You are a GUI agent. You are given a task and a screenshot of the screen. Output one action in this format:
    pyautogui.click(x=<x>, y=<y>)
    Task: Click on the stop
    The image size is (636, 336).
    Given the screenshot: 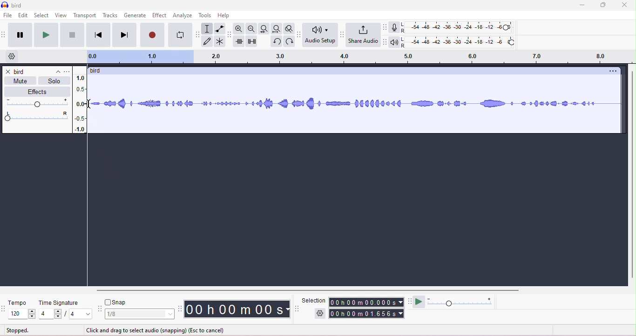 What is the action you would take?
    pyautogui.click(x=72, y=35)
    